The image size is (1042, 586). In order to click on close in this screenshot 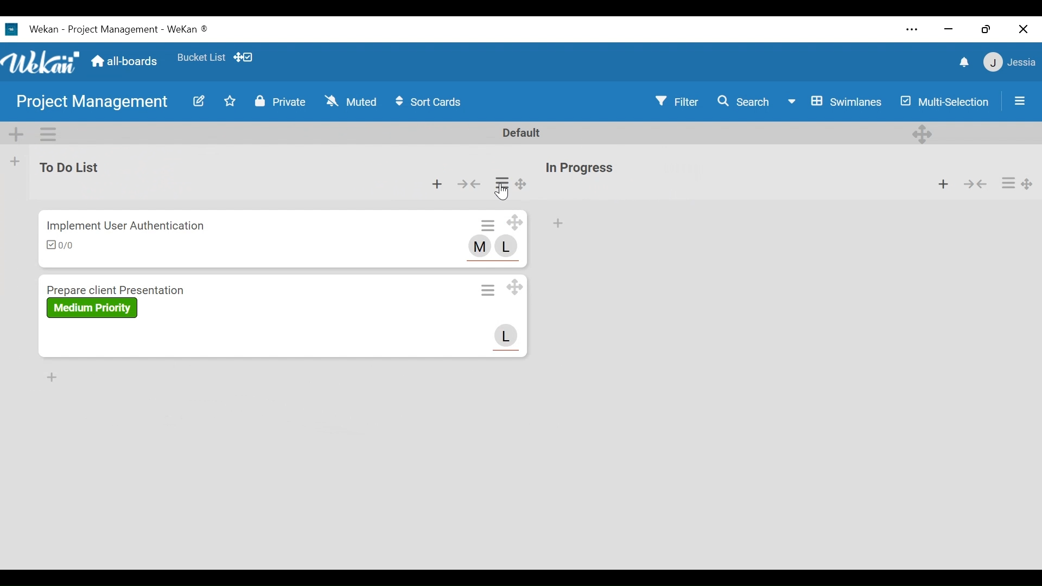, I will do `click(1021, 29)`.